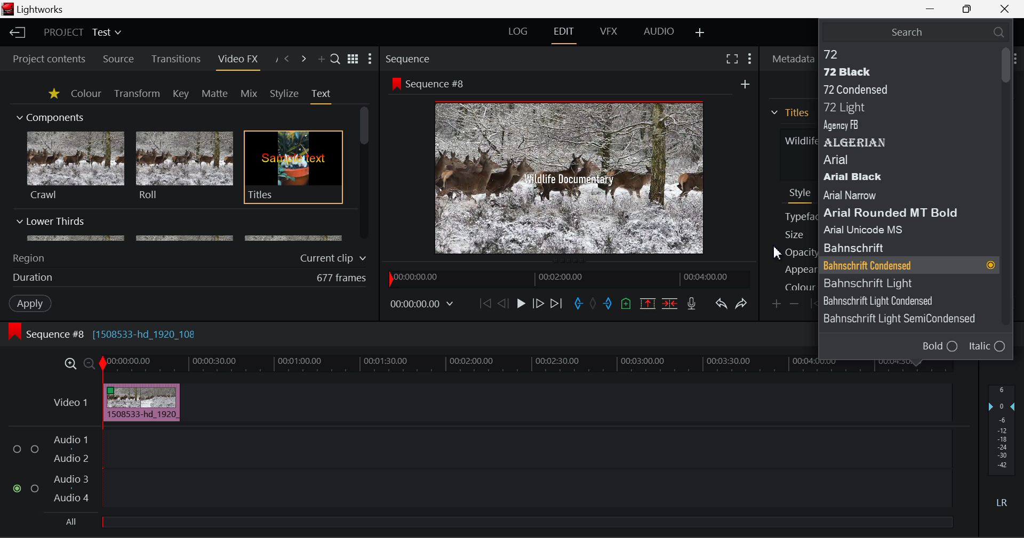  I want to click on Close, so click(1005, 8).